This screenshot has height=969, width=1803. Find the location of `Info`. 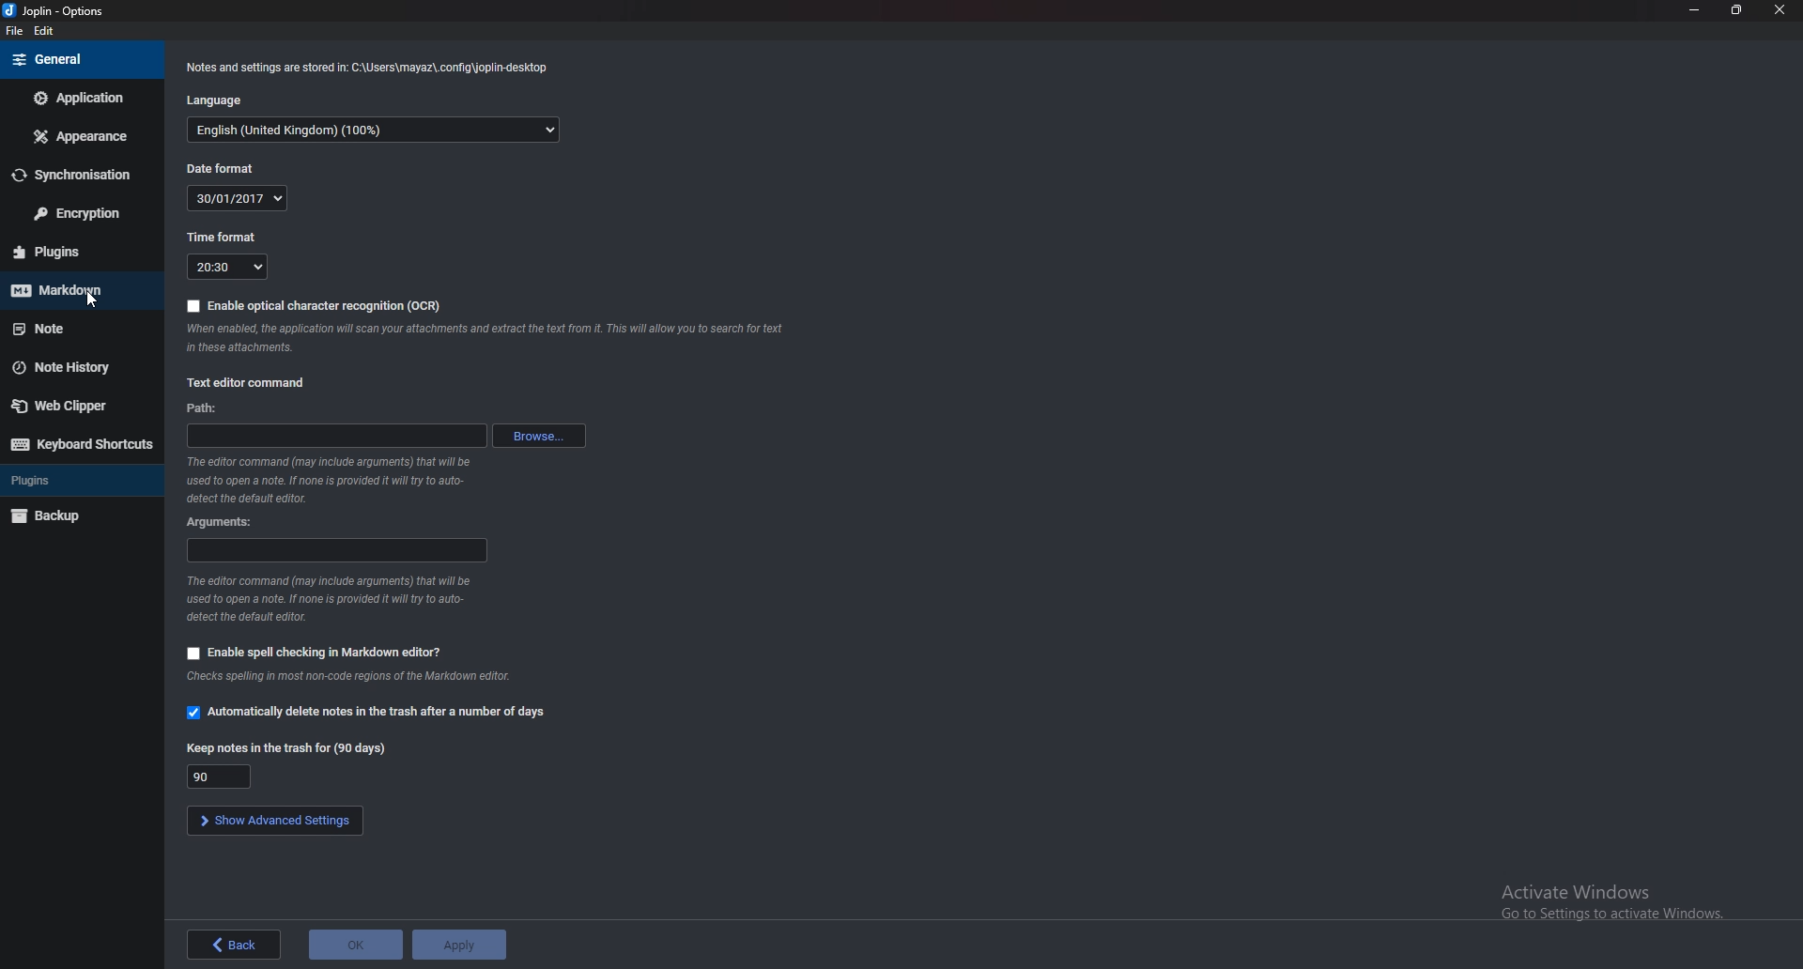

Info is located at coordinates (489, 339).